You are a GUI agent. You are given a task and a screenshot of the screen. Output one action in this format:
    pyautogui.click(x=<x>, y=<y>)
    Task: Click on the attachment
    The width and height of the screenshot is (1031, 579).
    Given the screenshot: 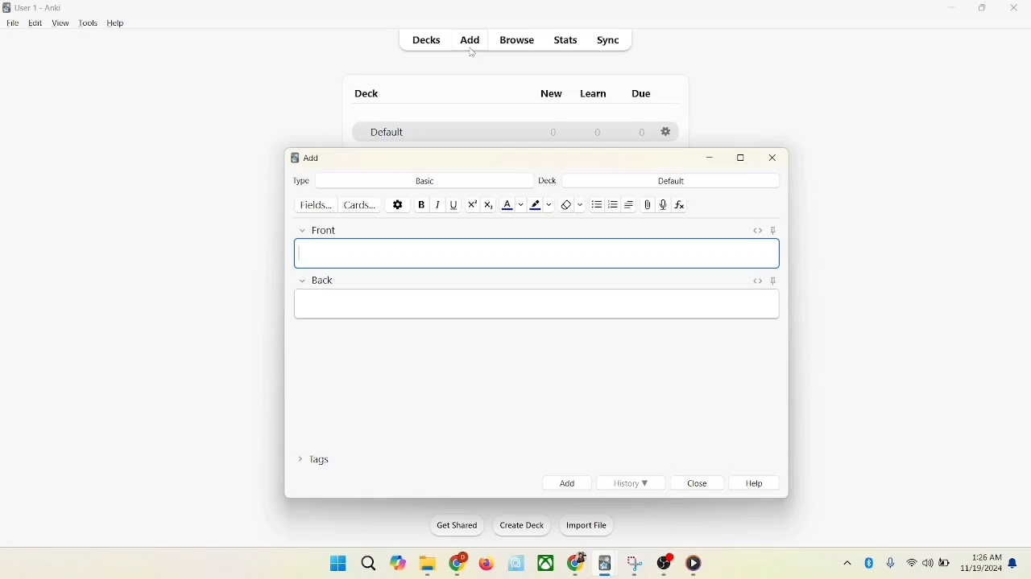 What is the action you would take?
    pyautogui.click(x=648, y=205)
    